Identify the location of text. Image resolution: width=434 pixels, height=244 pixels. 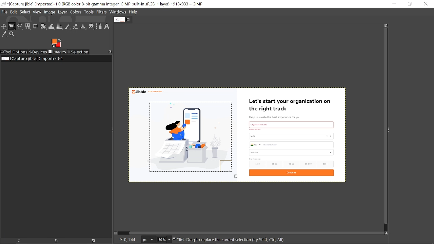
(292, 124).